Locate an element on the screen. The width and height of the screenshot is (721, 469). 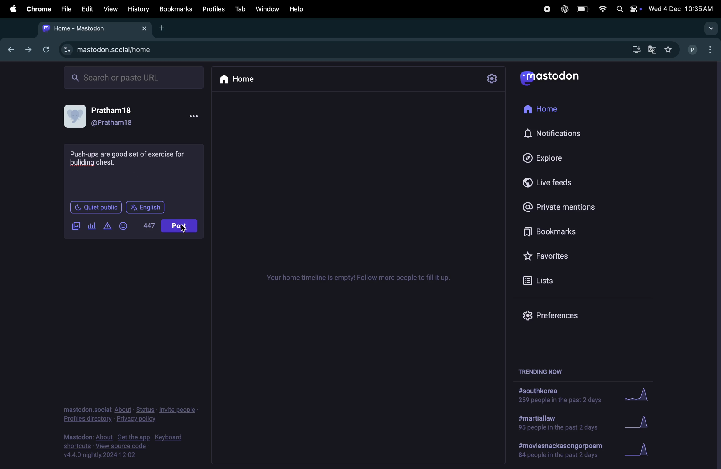
record is located at coordinates (544, 9).